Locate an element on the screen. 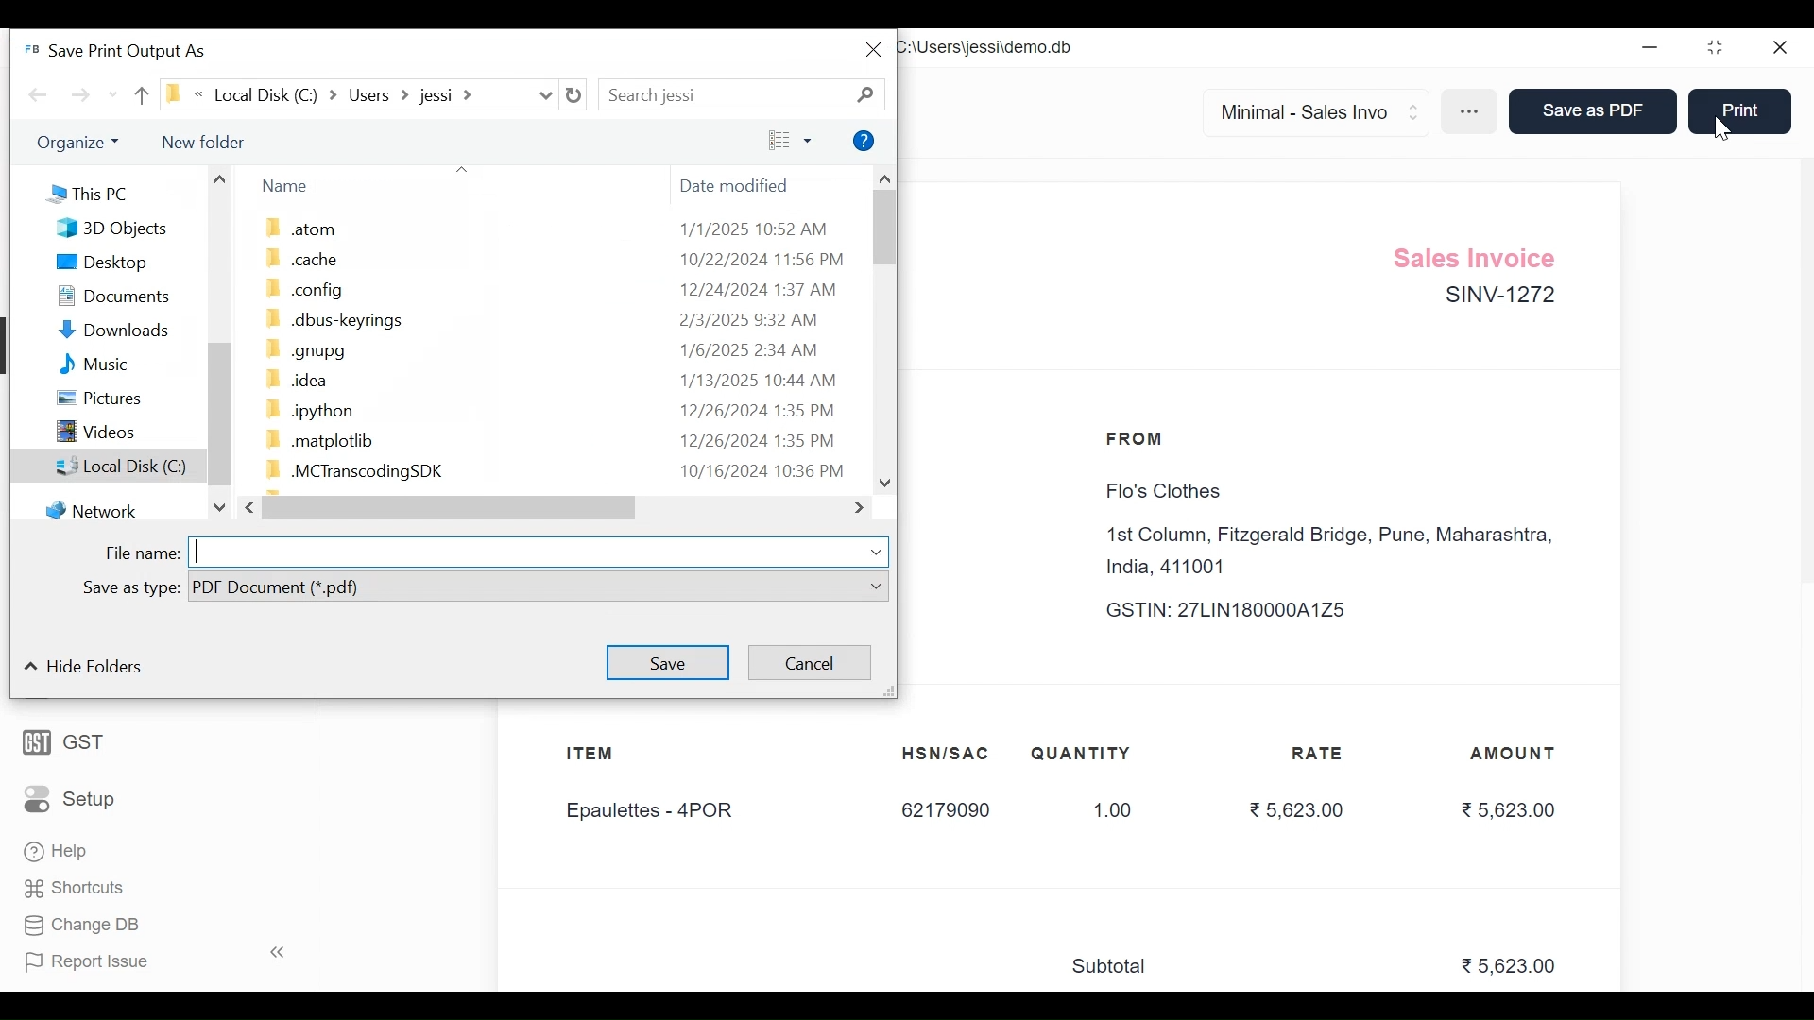 Image resolution: width=1814 pixels, height=1020 pixels. 62179090 is located at coordinates (945, 811).